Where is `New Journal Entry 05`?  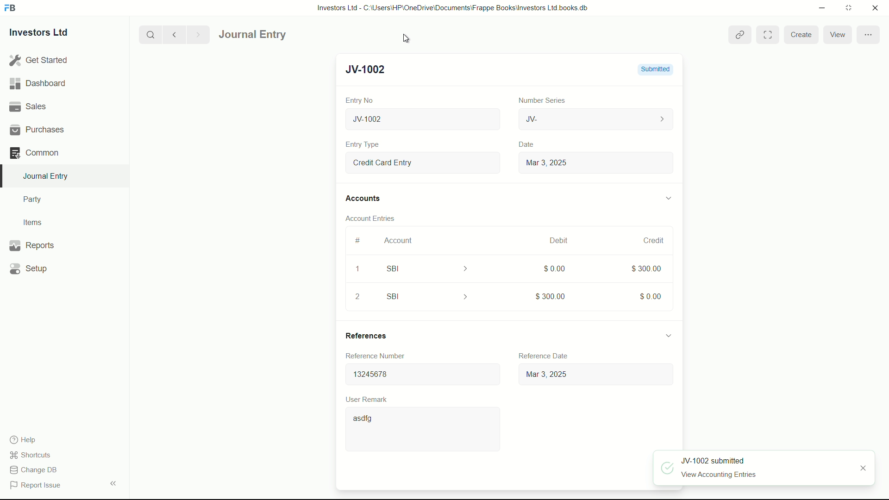 New Journal Entry 05 is located at coordinates (424, 119).